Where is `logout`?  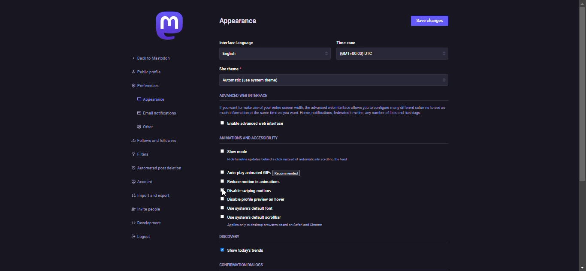
logout is located at coordinates (139, 237).